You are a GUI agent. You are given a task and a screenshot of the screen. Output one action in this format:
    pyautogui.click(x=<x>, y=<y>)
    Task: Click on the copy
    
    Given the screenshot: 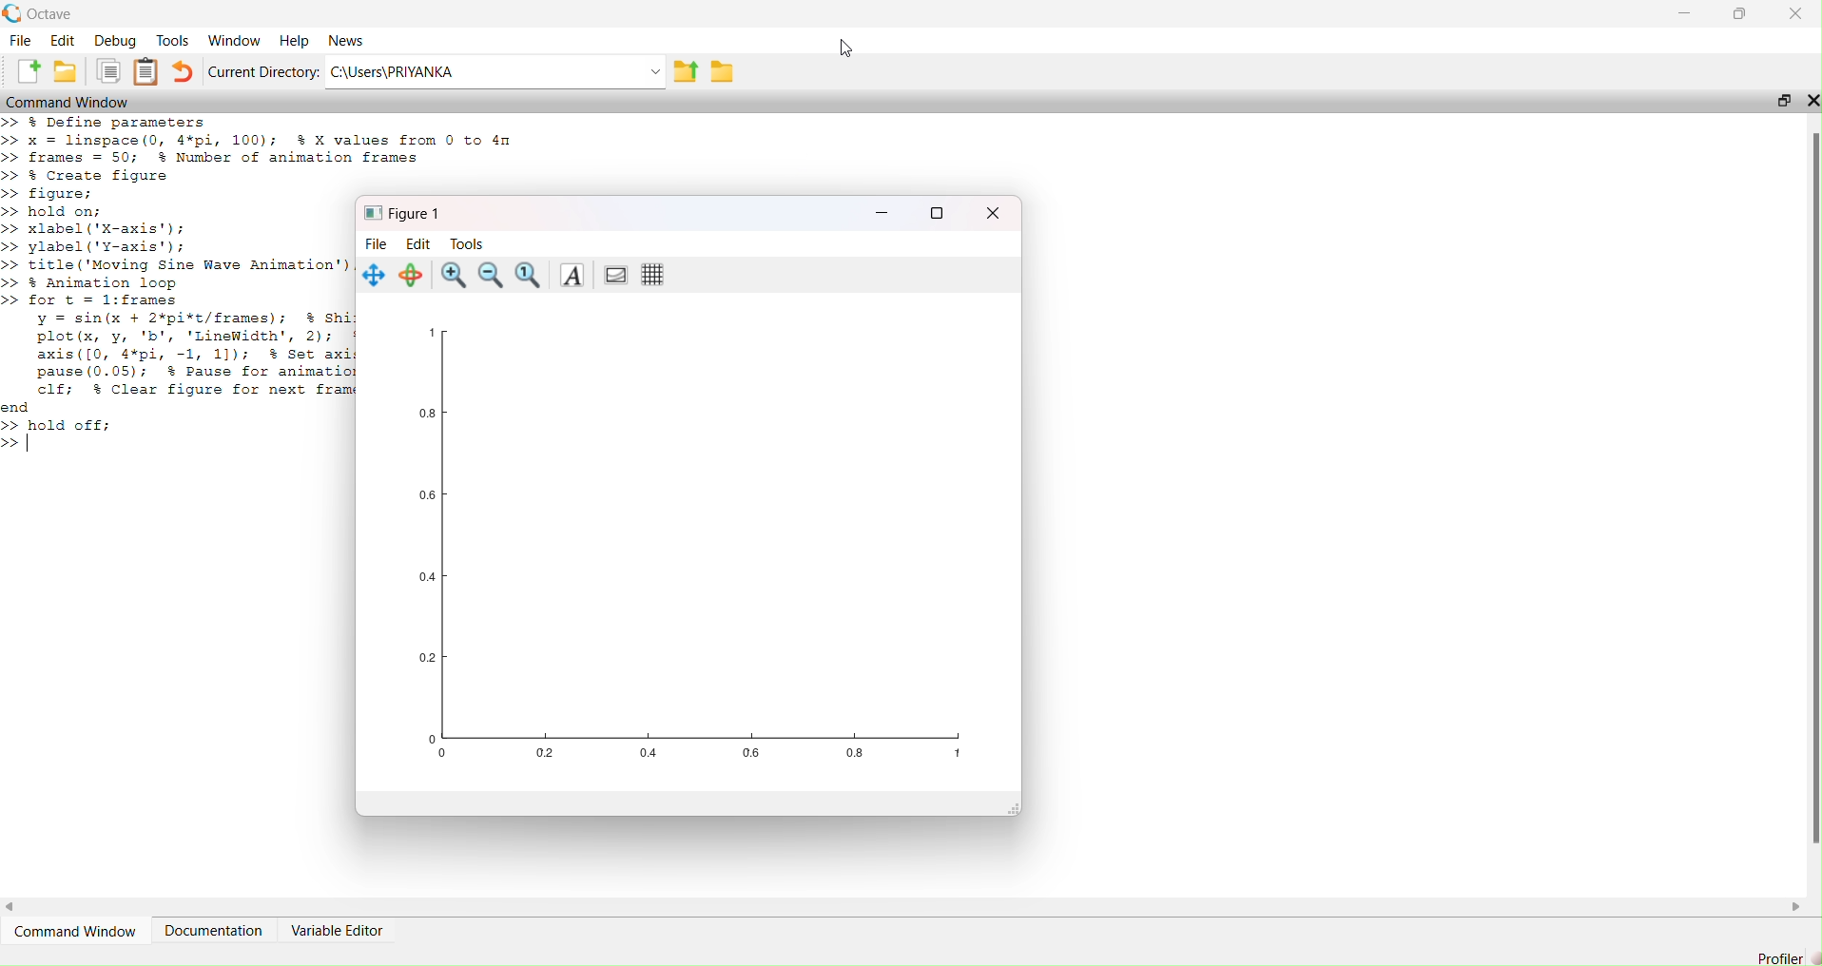 What is the action you would take?
    pyautogui.click(x=104, y=71)
    